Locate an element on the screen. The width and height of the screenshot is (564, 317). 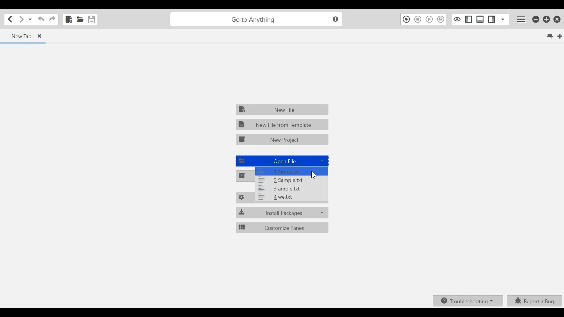
Undo is located at coordinates (41, 19).